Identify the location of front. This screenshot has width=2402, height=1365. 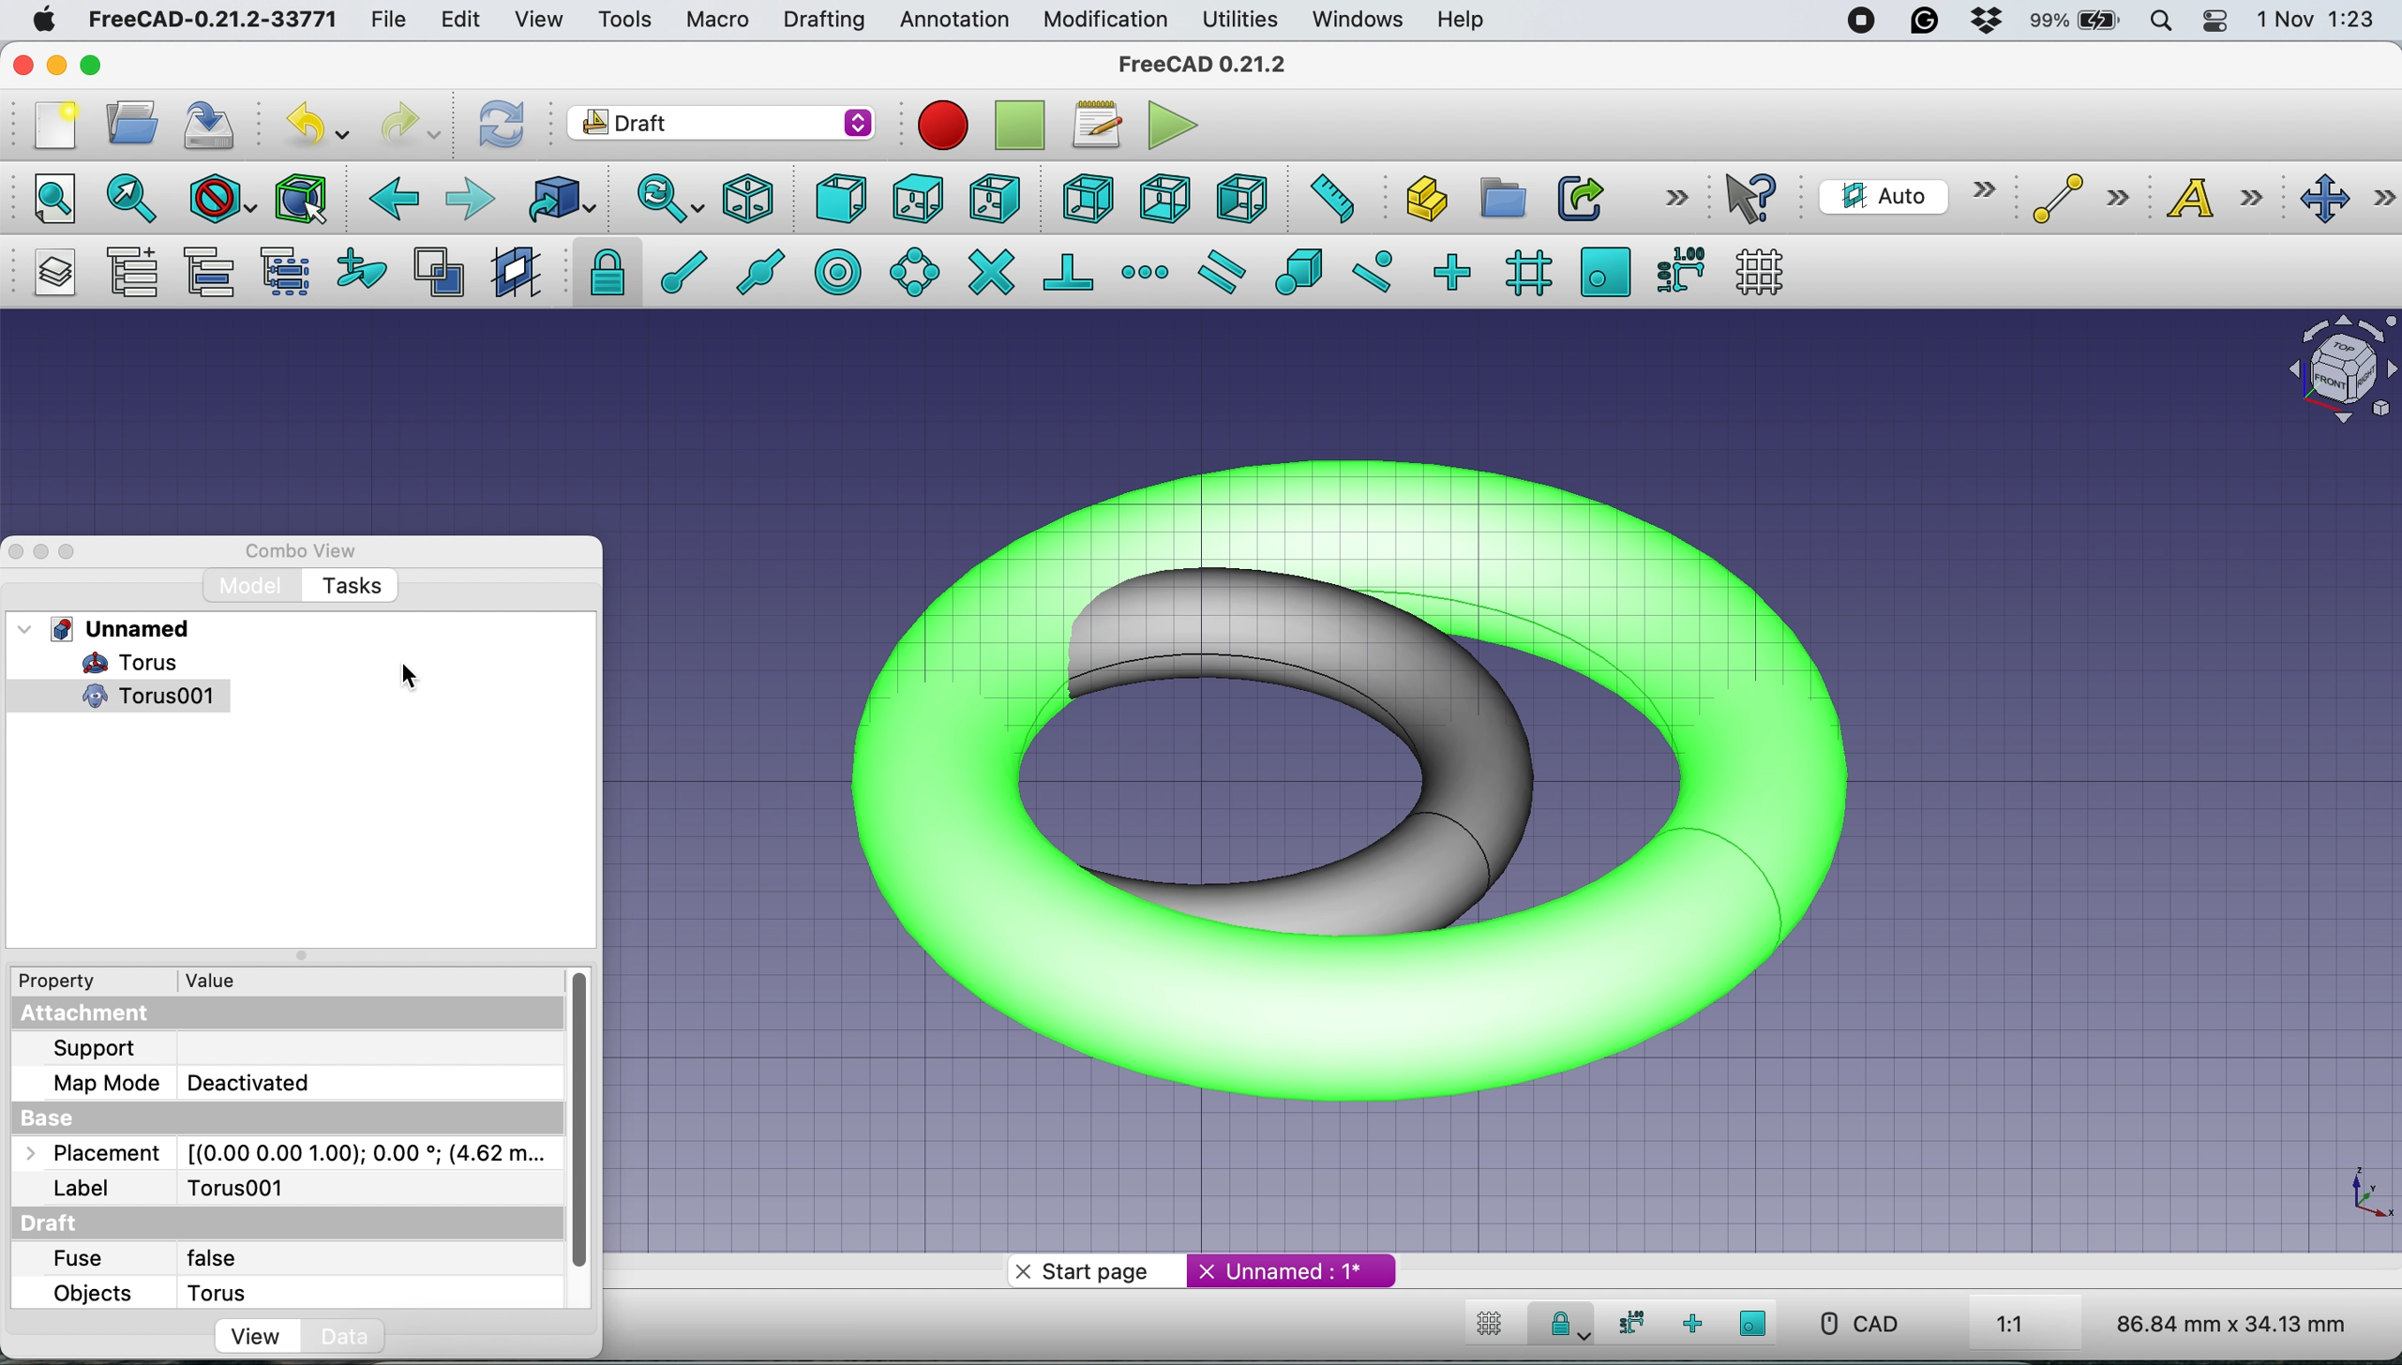
(840, 201).